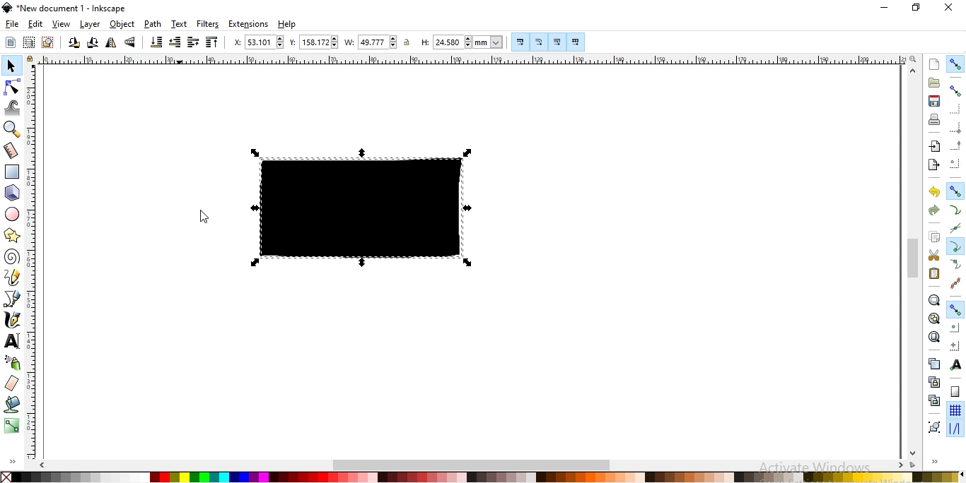  I want to click on select and transform objects, so click(12, 66).